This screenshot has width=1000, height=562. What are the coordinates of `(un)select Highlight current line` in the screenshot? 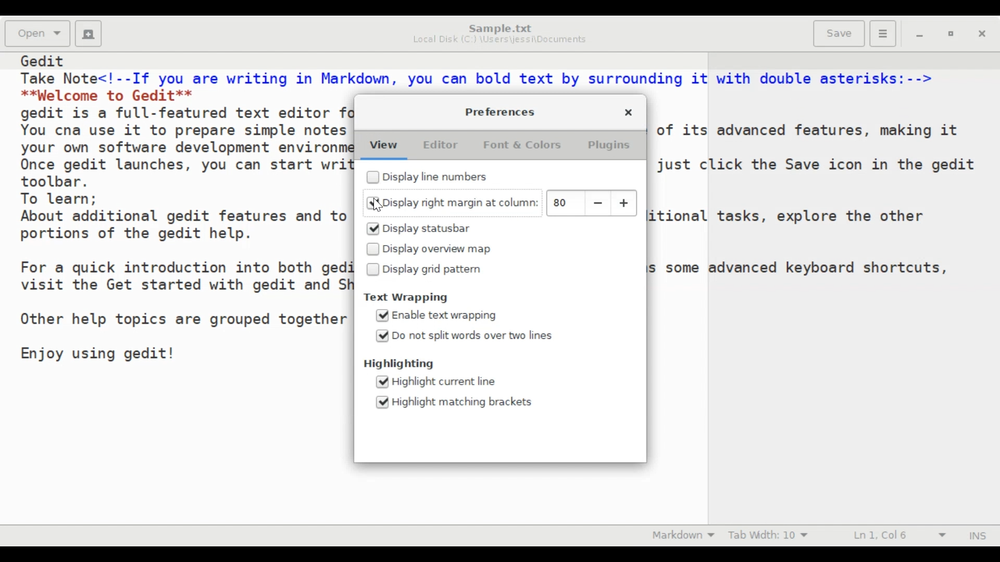 It's located at (442, 382).